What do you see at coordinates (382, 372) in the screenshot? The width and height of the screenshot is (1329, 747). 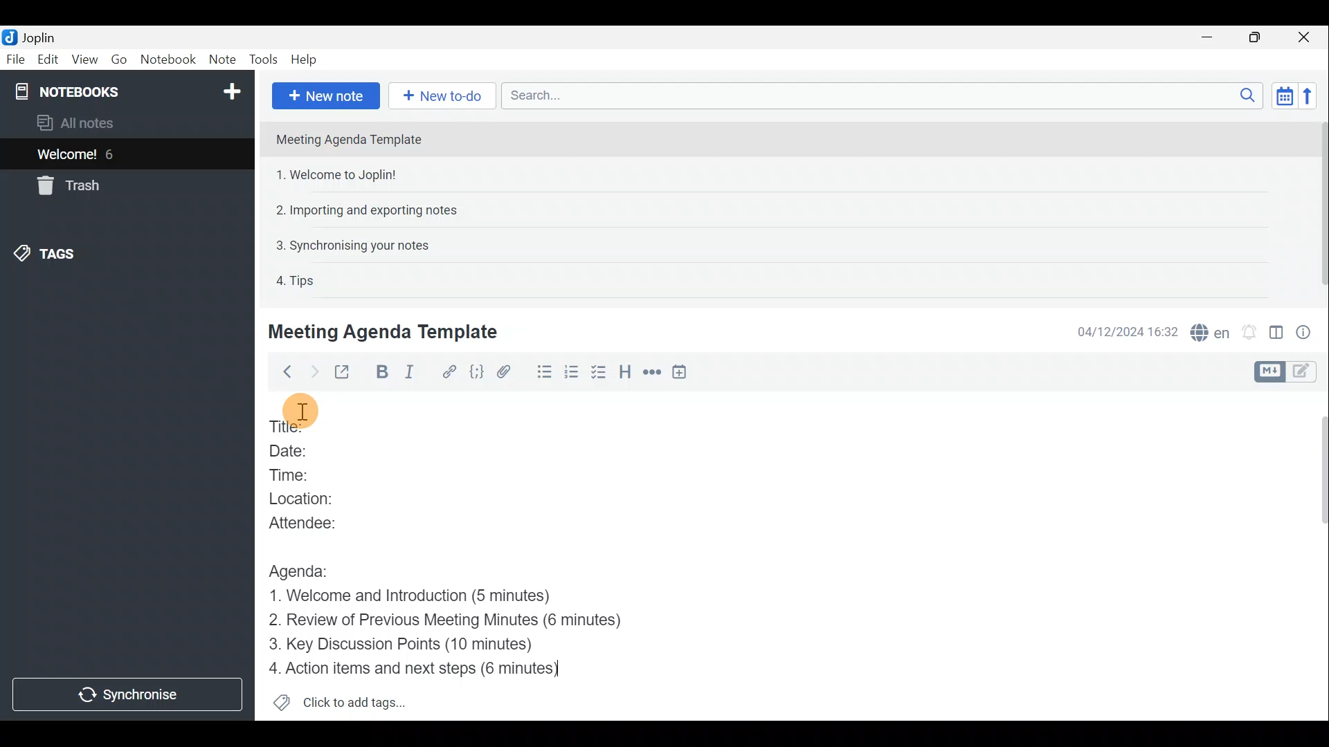 I see `Bold` at bounding box center [382, 372].